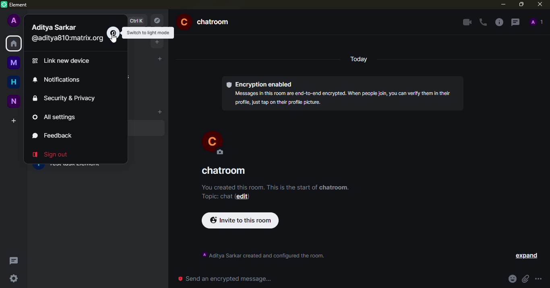 The width and height of the screenshot is (550, 288). I want to click on add room, so click(159, 111).